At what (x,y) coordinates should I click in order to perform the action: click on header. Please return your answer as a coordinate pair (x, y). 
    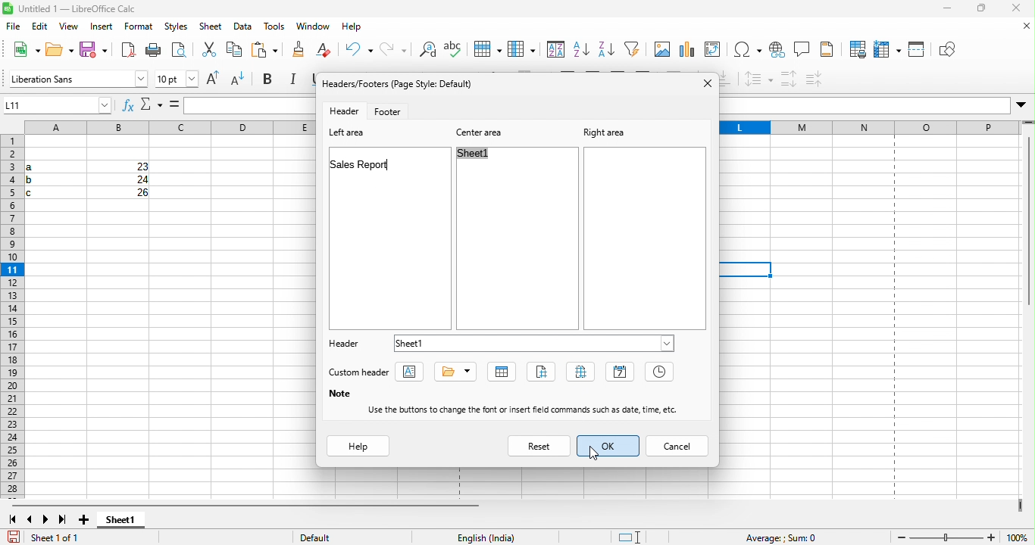
    Looking at the image, I should click on (344, 345).